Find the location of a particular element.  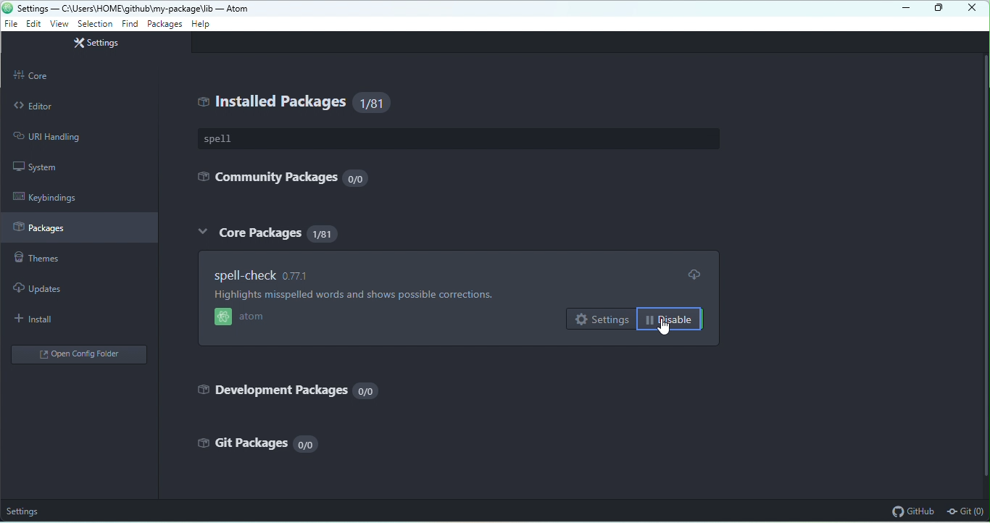

development packages is located at coordinates (270, 391).